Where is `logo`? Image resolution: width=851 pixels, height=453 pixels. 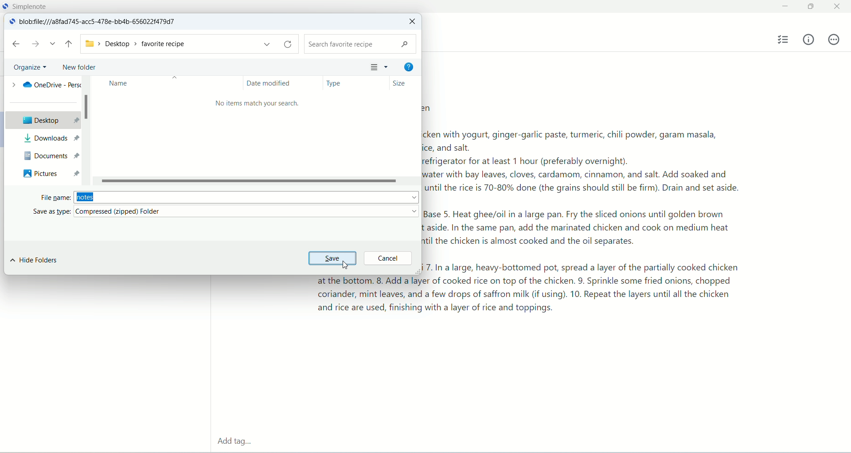 logo is located at coordinates (12, 23).